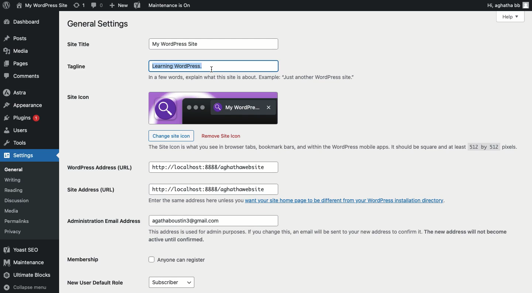 The width and height of the screenshot is (532, 293). Describe the element at coordinates (23, 156) in the screenshot. I see `Settings` at that location.